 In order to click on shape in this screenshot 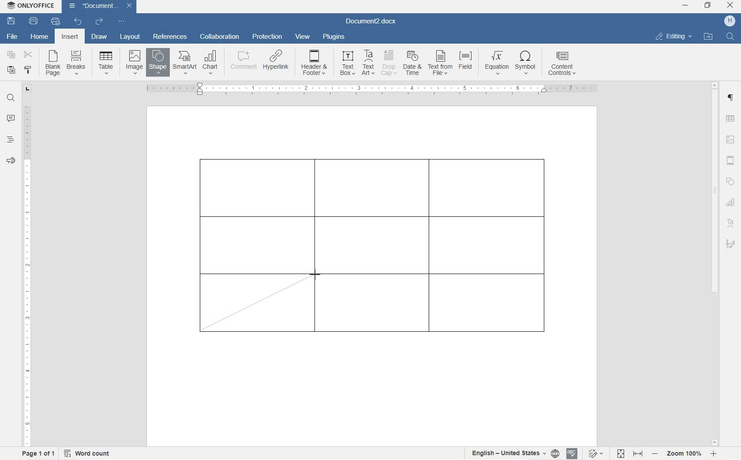, I will do `click(730, 181)`.